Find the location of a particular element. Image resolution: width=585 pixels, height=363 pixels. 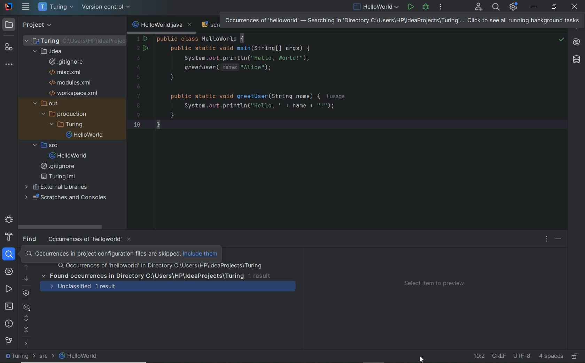

project file is located at coordinates (81, 40).